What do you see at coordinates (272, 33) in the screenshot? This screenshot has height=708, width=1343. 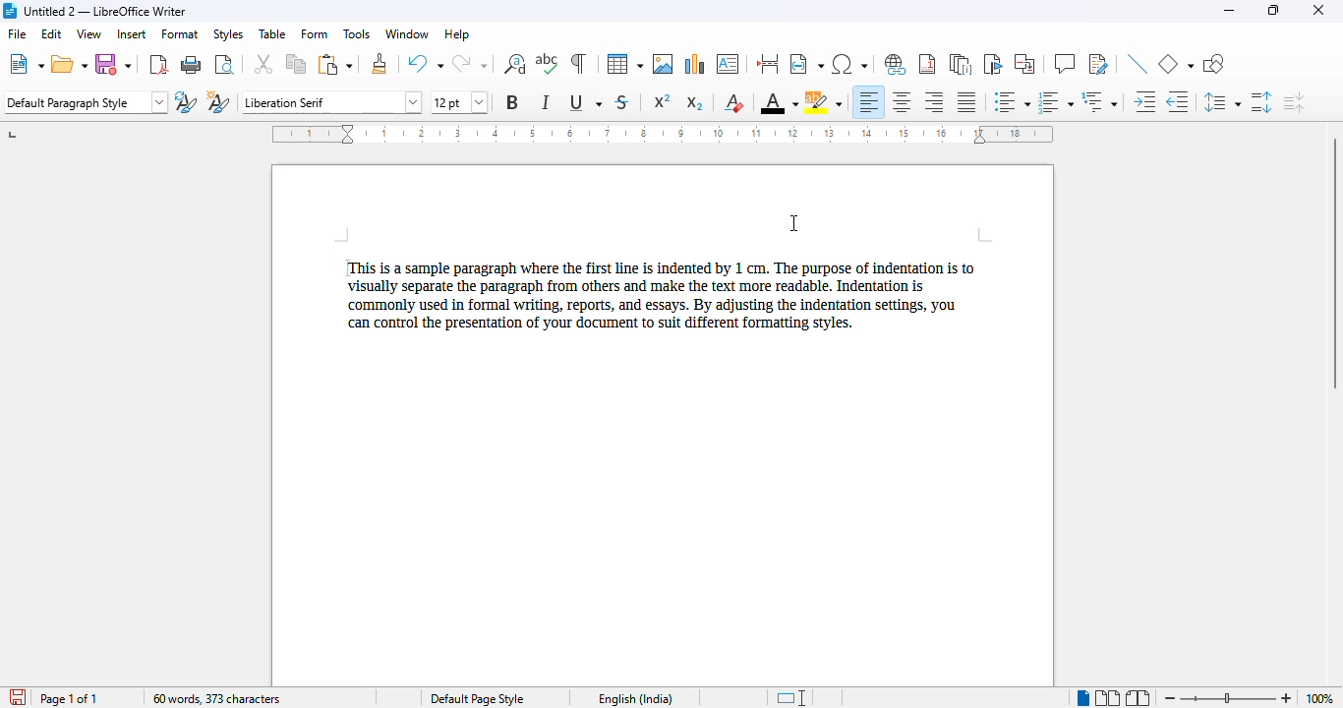 I see `table` at bounding box center [272, 33].